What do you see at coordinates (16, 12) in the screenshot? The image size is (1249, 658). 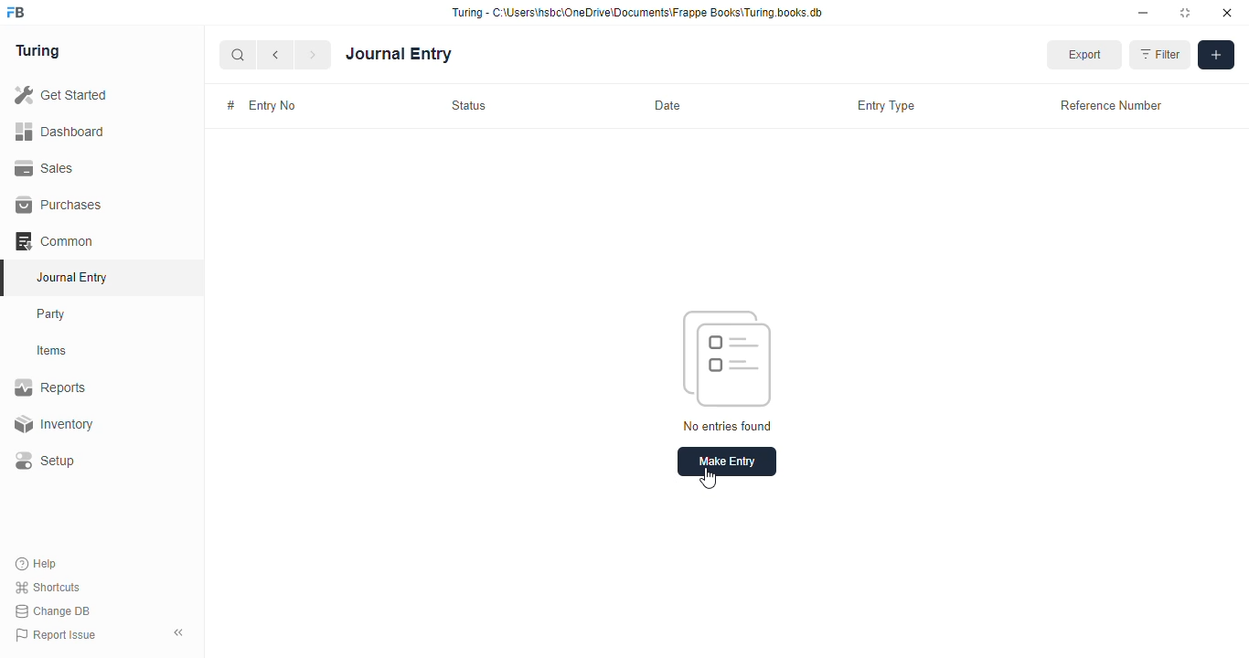 I see `FB - logo` at bounding box center [16, 12].